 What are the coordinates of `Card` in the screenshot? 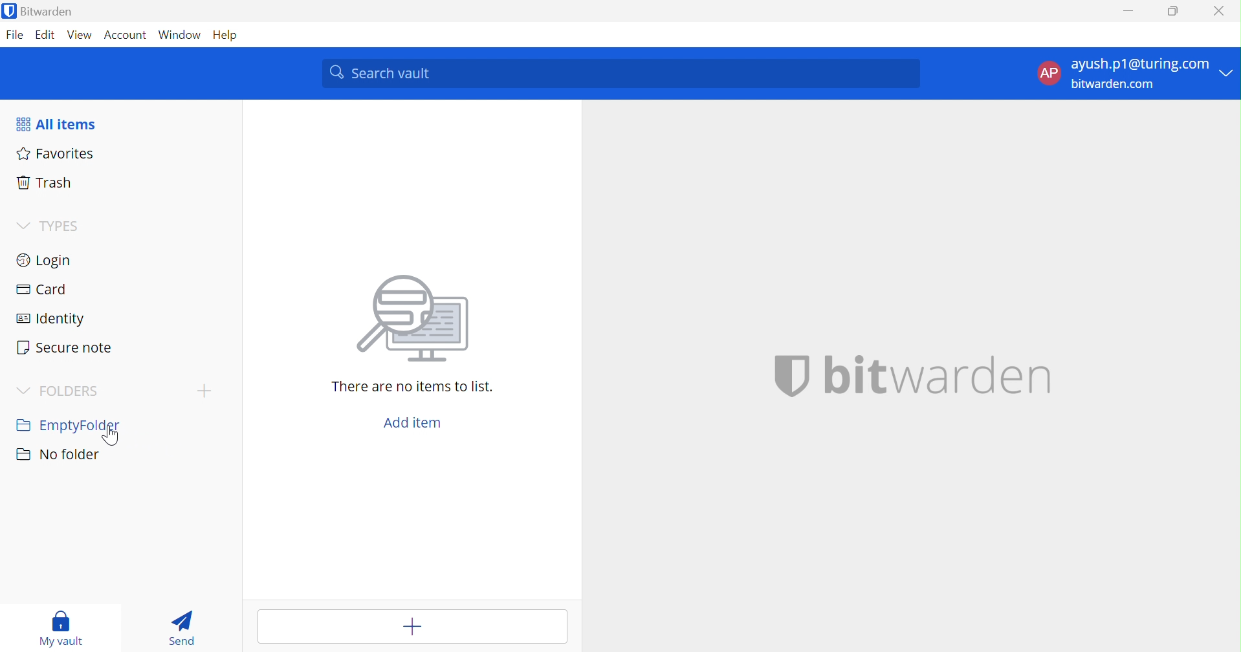 It's located at (41, 290).